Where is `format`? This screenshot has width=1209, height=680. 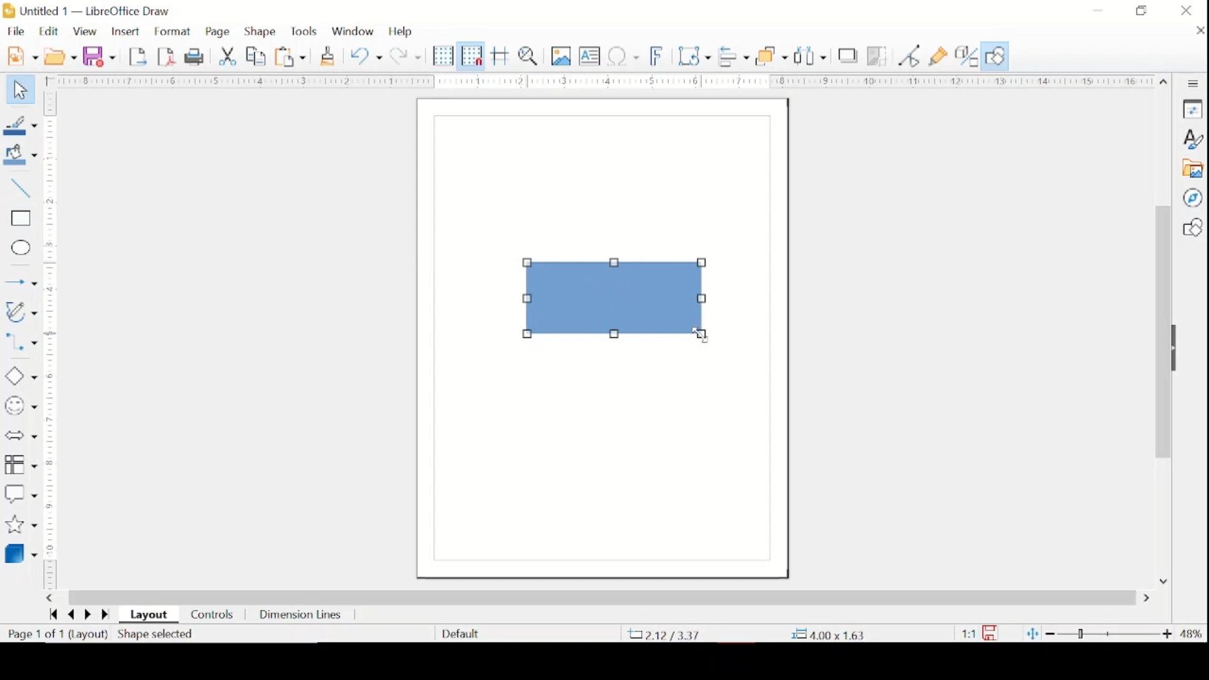 format is located at coordinates (174, 32).